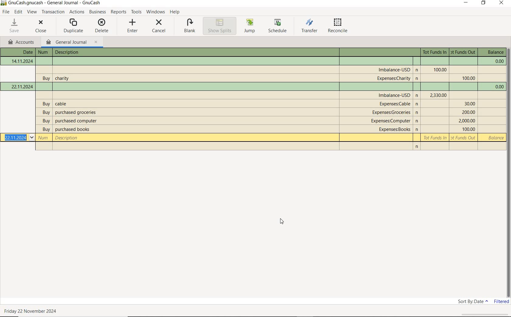  Describe the element at coordinates (7, 12) in the screenshot. I see `FILE` at that location.